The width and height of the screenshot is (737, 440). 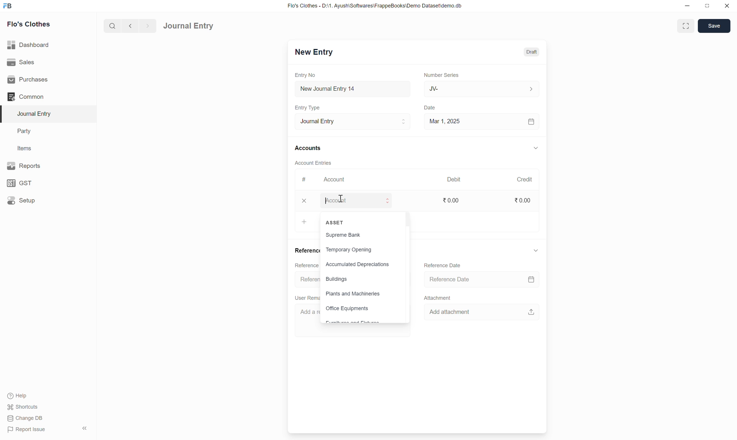 What do you see at coordinates (706, 6) in the screenshot?
I see `resize` at bounding box center [706, 6].